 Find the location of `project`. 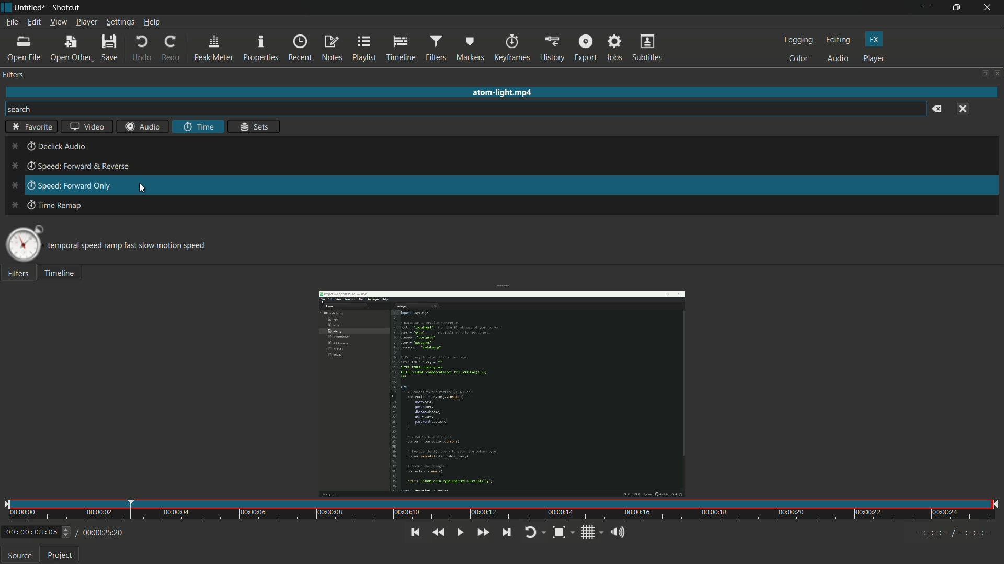

project is located at coordinates (60, 555).